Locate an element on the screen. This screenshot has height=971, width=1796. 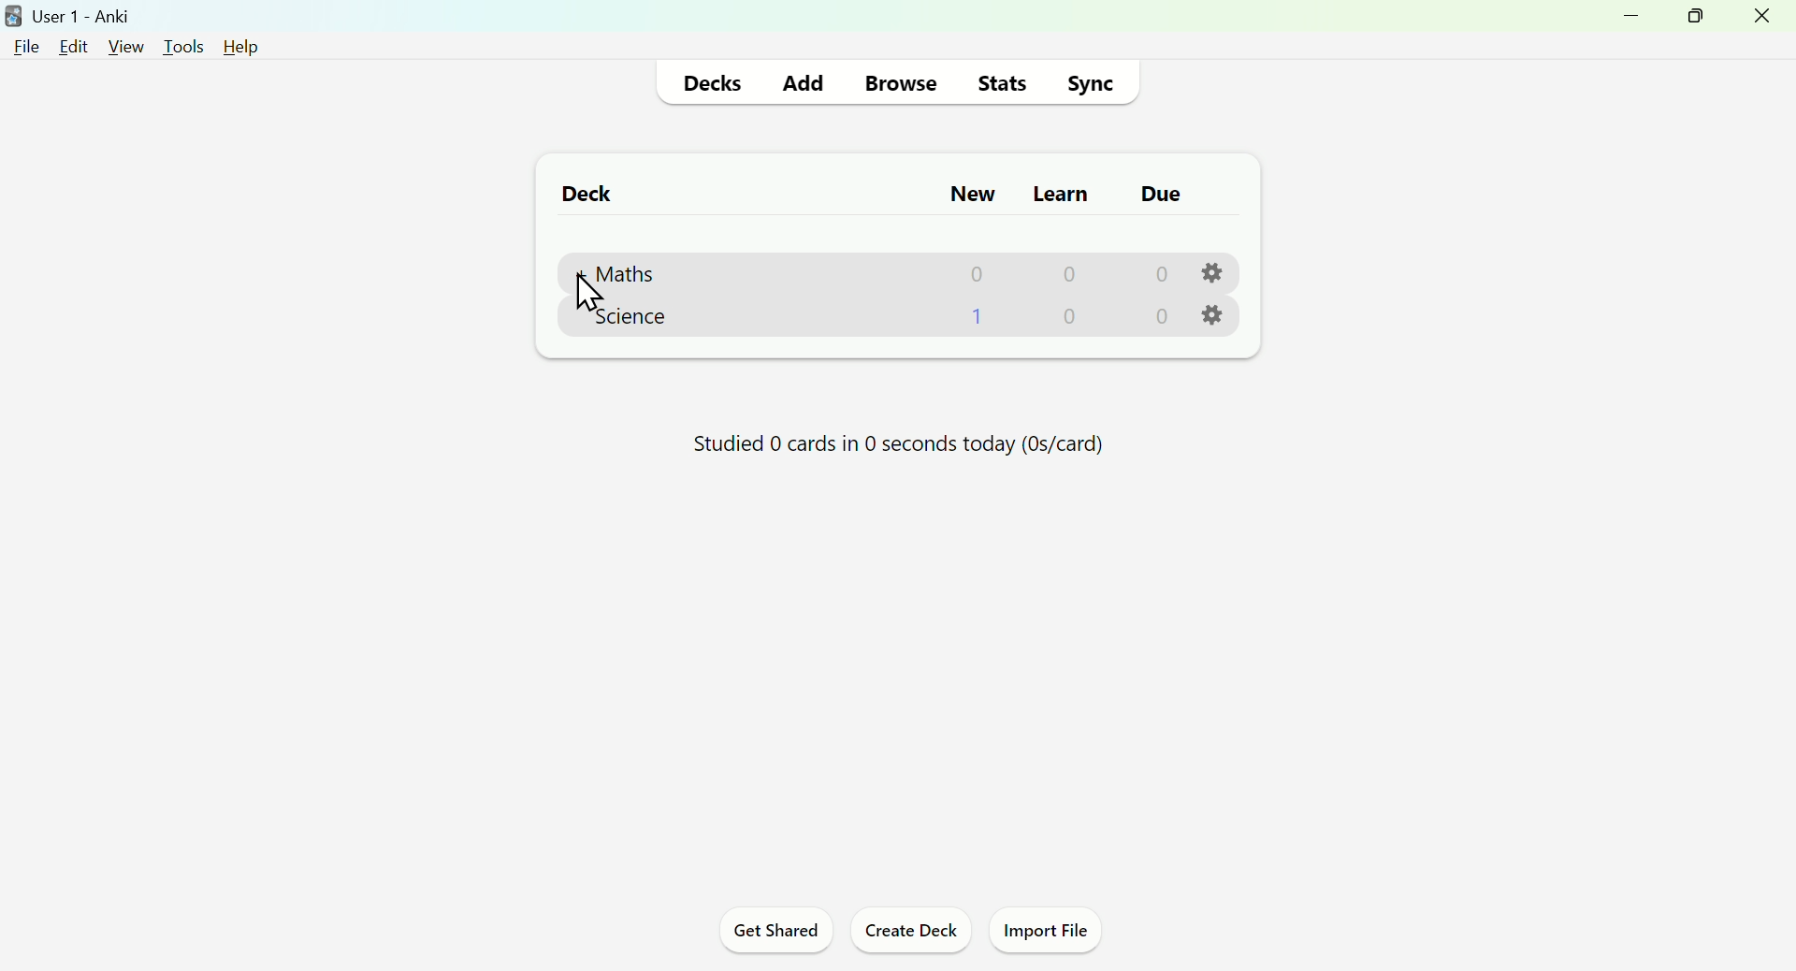
Progress is located at coordinates (899, 441).